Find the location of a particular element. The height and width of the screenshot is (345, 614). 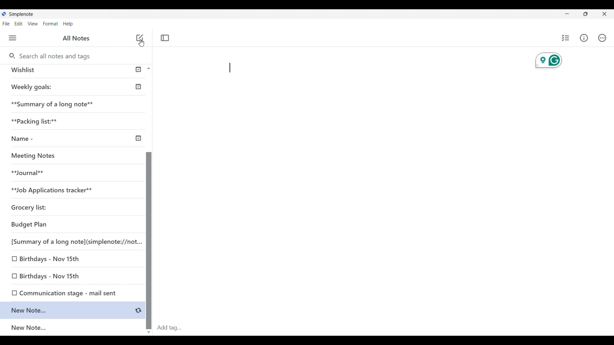

Cursor position unchanged is located at coordinates (141, 43).